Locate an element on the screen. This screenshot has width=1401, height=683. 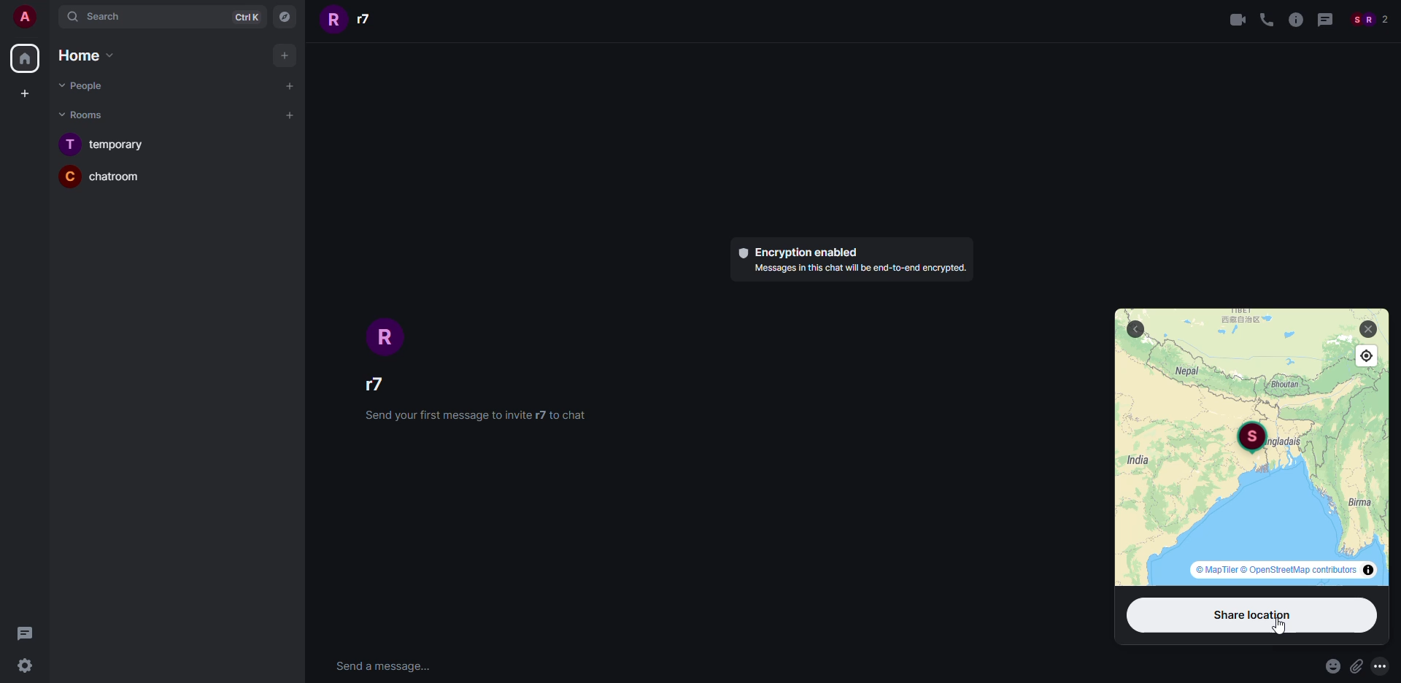
Home is located at coordinates (82, 55).